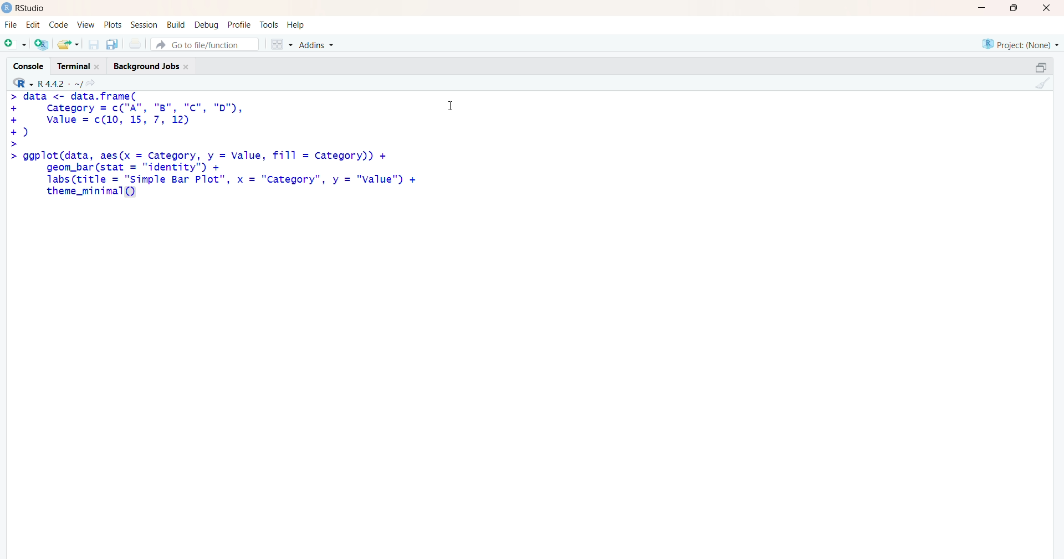 The width and height of the screenshot is (1064, 559). What do you see at coordinates (86, 25) in the screenshot?
I see `View` at bounding box center [86, 25].